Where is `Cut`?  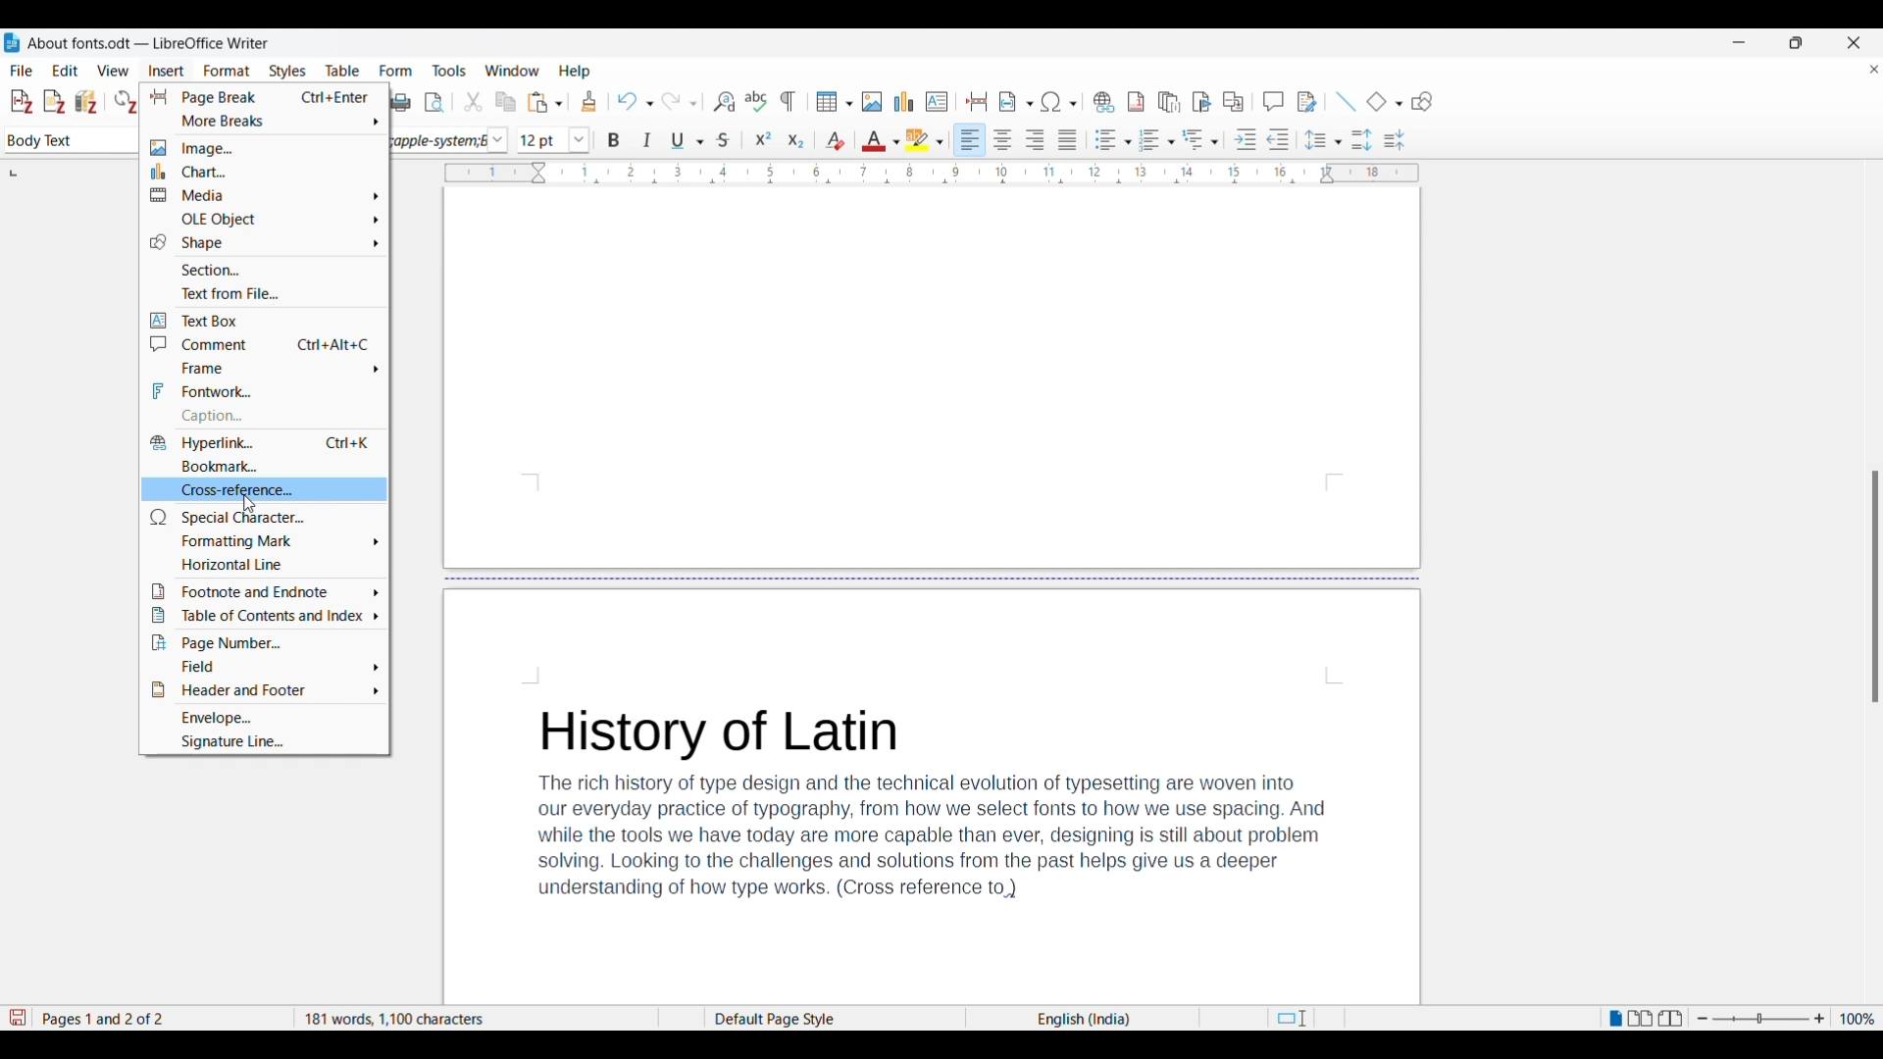
Cut is located at coordinates (474, 101).